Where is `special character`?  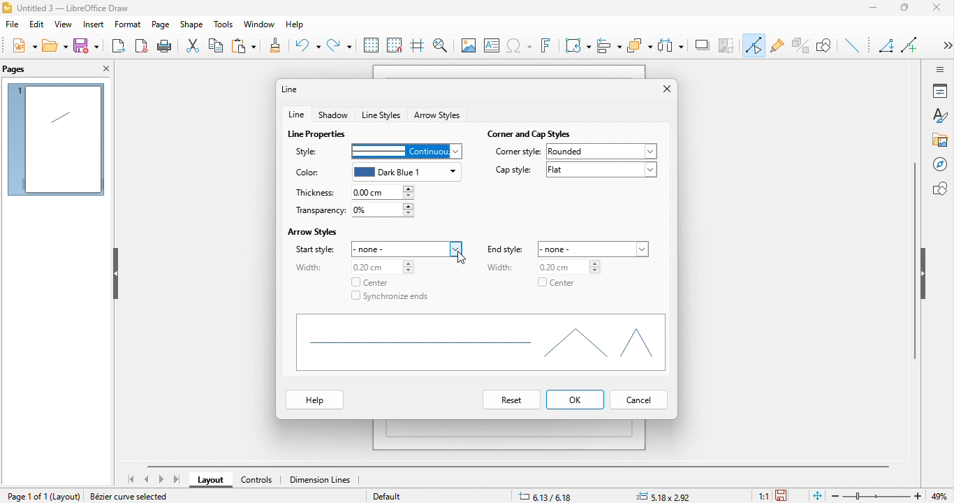
special character is located at coordinates (521, 47).